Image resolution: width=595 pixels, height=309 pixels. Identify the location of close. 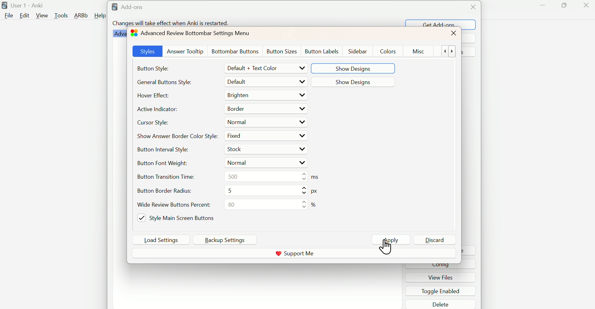
(458, 34).